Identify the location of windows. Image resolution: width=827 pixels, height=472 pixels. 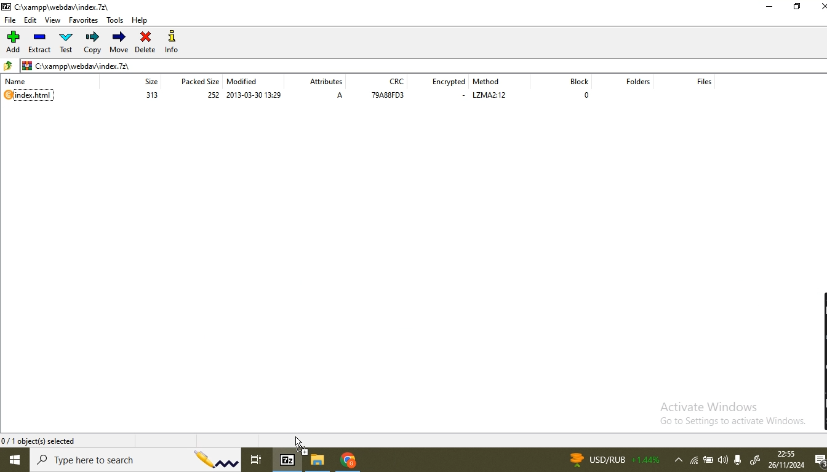
(15, 461).